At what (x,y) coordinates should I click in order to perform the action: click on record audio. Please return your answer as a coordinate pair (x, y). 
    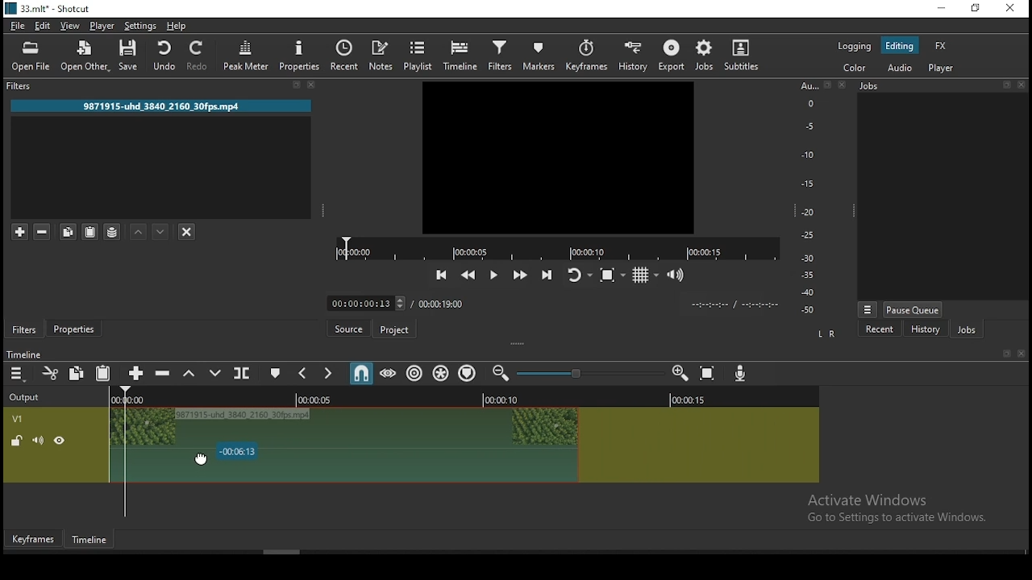
    Looking at the image, I should click on (743, 377).